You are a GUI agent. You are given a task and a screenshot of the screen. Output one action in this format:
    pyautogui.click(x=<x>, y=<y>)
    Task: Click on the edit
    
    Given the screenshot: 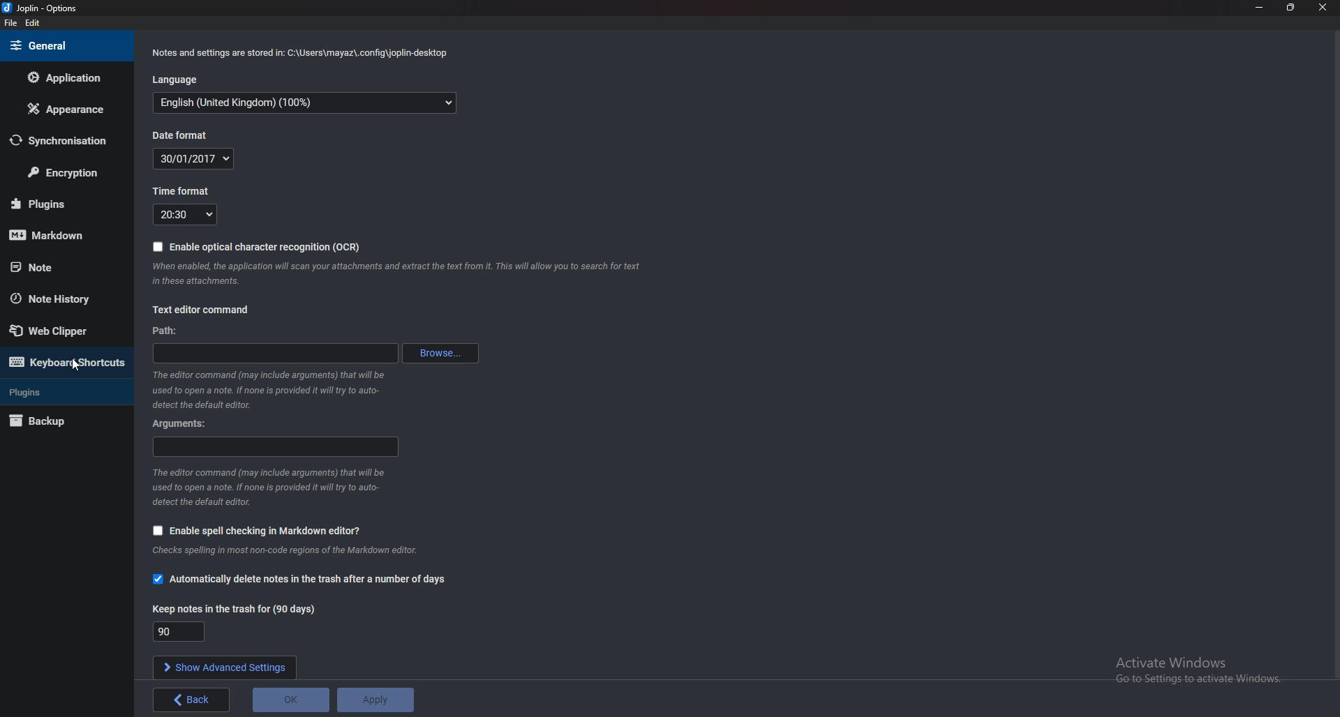 What is the action you would take?
    pyautogui.click(x=32, y=23)
    